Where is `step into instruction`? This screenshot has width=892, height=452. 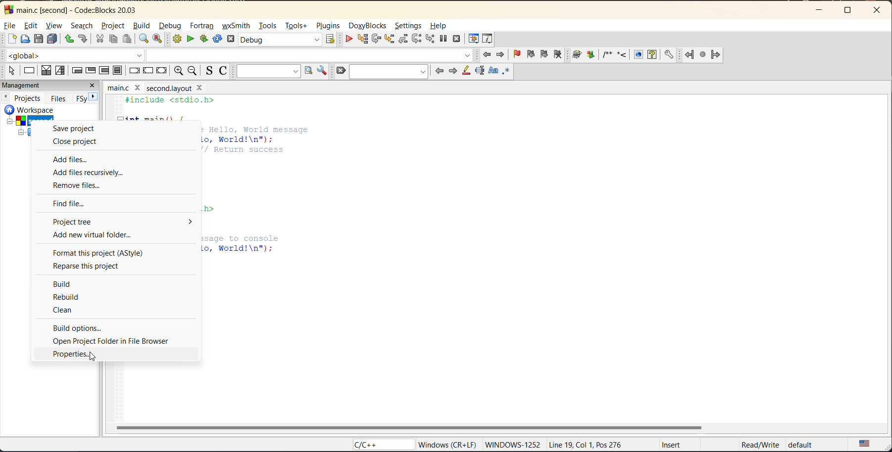 step into instruction is located at coordinates (430, 40).